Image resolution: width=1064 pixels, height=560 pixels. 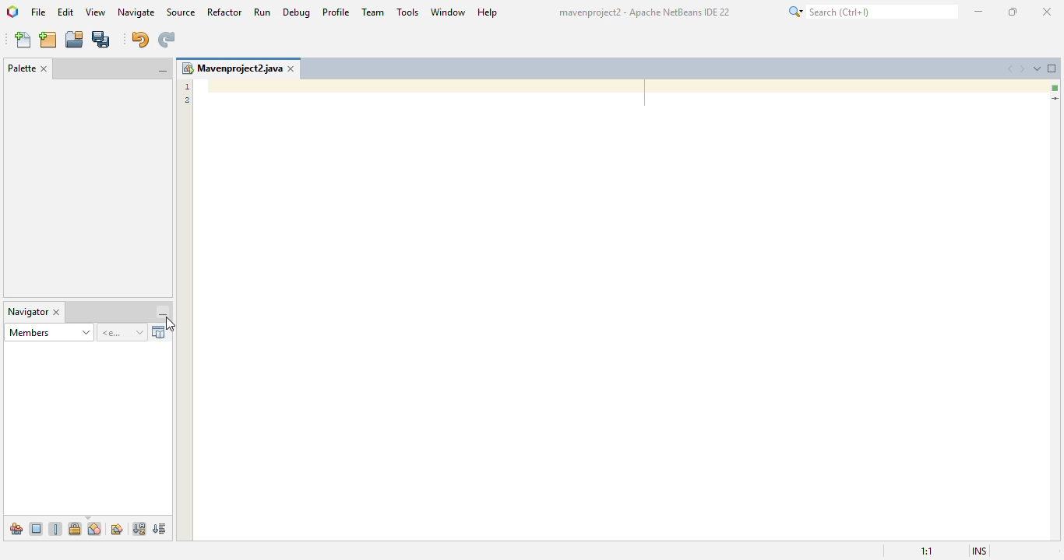 I want to click on scroll documents right, so click(x=1022, y=69).